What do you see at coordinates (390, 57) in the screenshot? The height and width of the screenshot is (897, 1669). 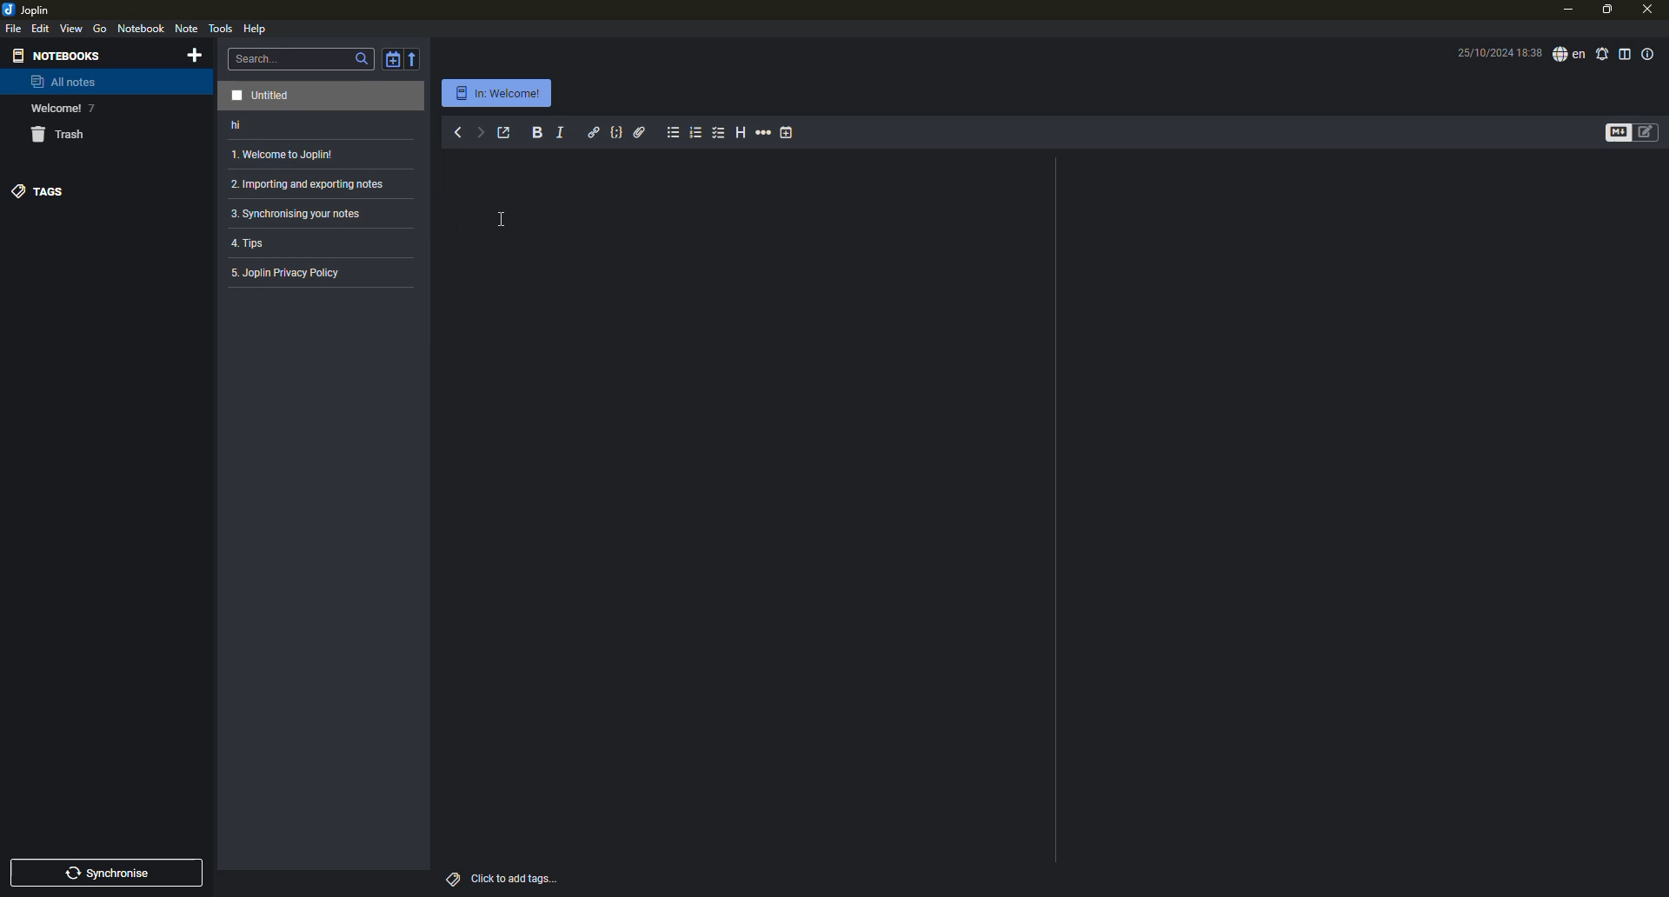 I see `toggle sort order field` at bounding box center [390, 57].